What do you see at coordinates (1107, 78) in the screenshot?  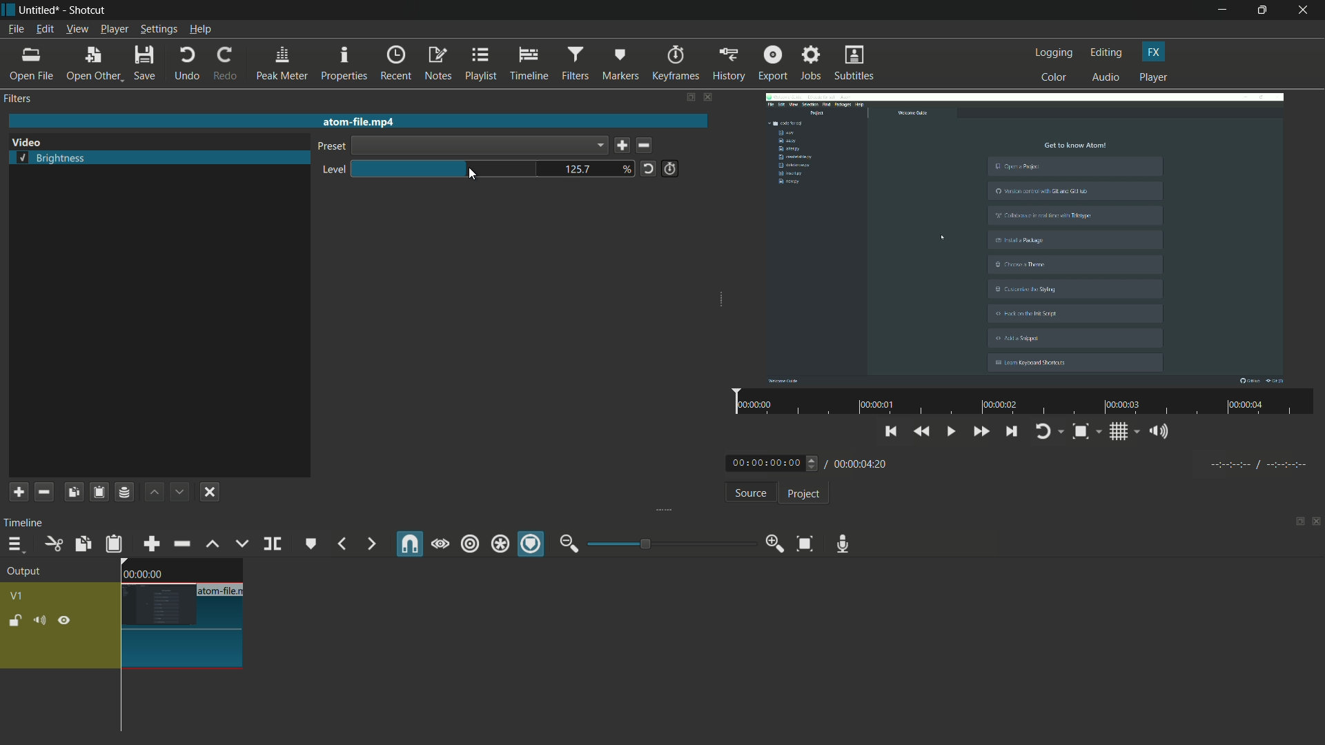 I see `audio` at bounding box center [1107, 78].